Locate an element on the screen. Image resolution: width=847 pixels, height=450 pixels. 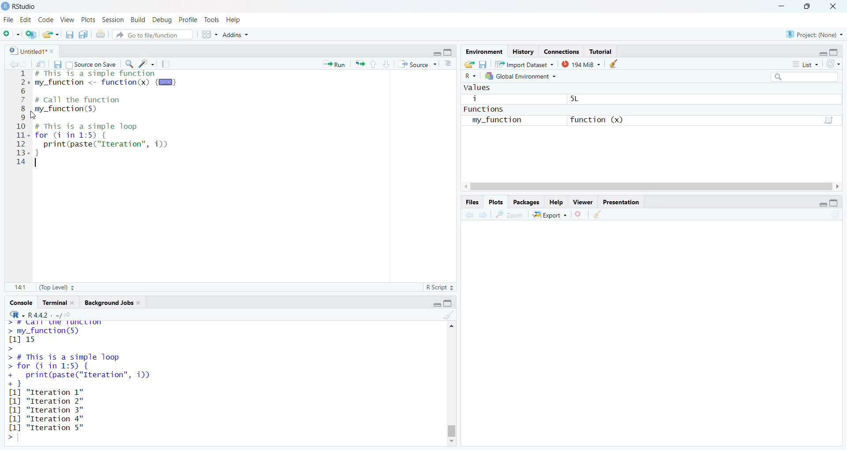
compile report is located at coordinates (168, 63).